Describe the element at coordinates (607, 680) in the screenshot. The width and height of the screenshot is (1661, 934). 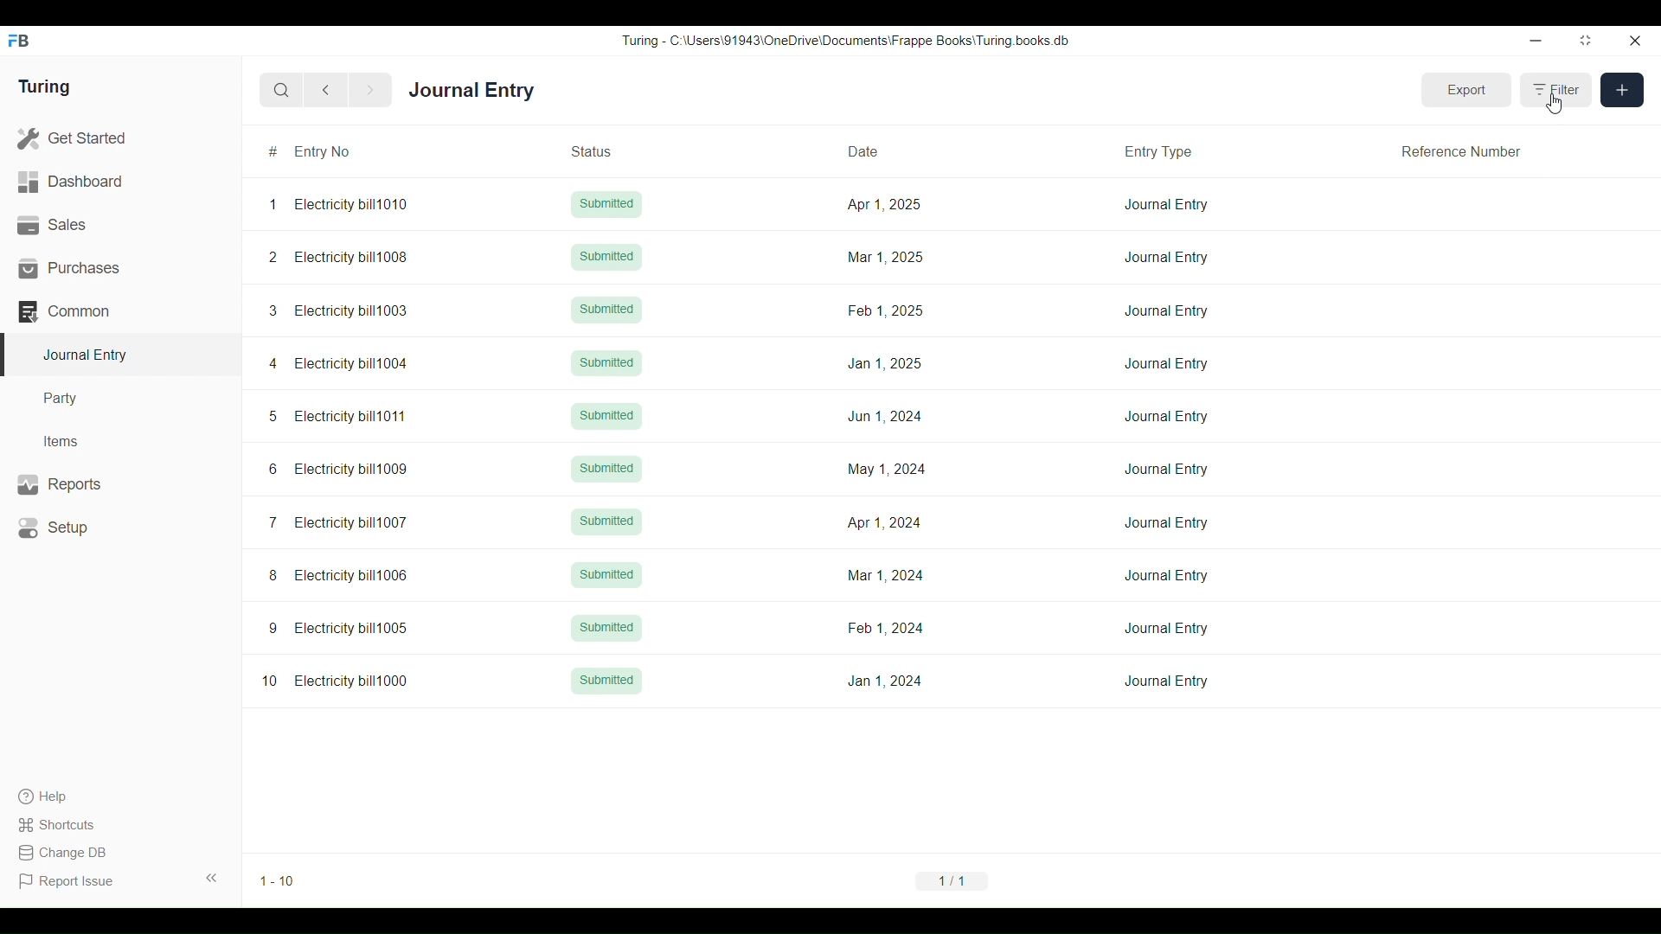
I see `Submitted` at that location.